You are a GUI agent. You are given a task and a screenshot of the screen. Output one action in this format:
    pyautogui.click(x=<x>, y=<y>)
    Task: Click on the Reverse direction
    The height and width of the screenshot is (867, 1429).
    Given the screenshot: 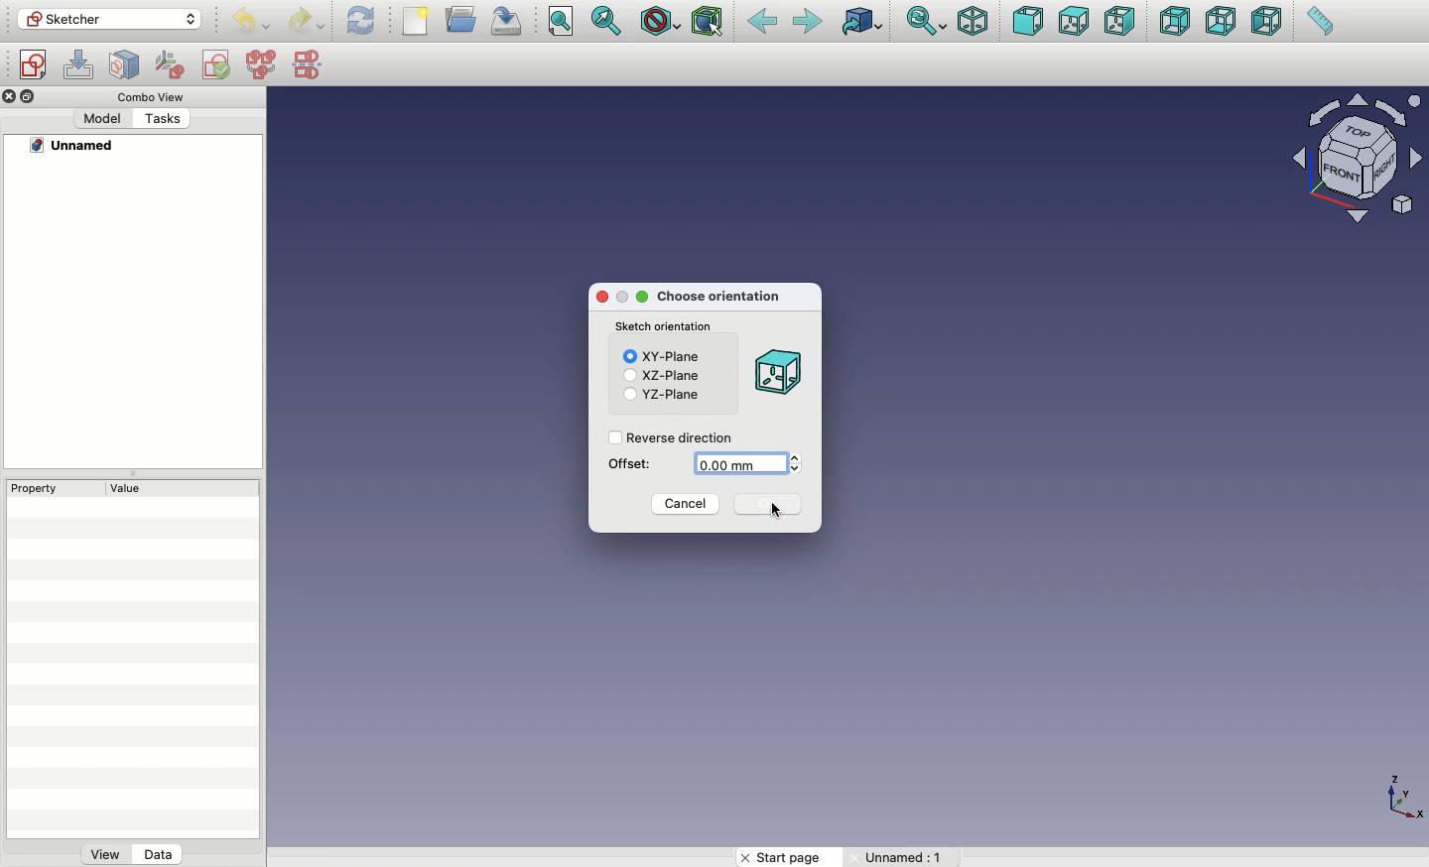 What is the action you would take?
    pyautogui.click(x=674, y=437)
    